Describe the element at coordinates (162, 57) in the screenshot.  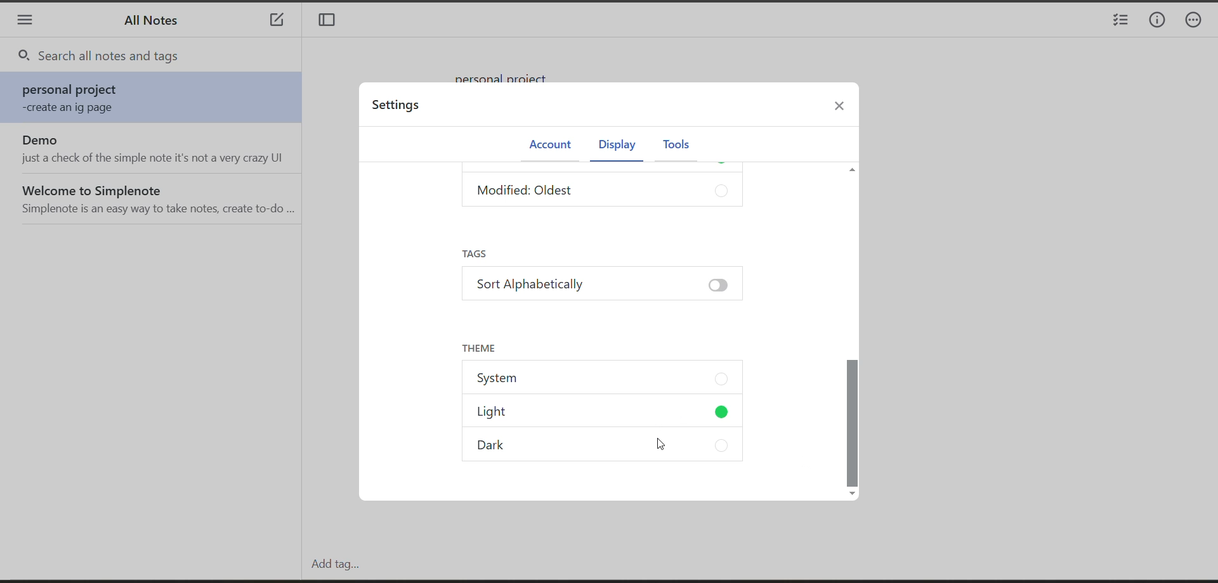
I see `search all notes and tags` at that location.